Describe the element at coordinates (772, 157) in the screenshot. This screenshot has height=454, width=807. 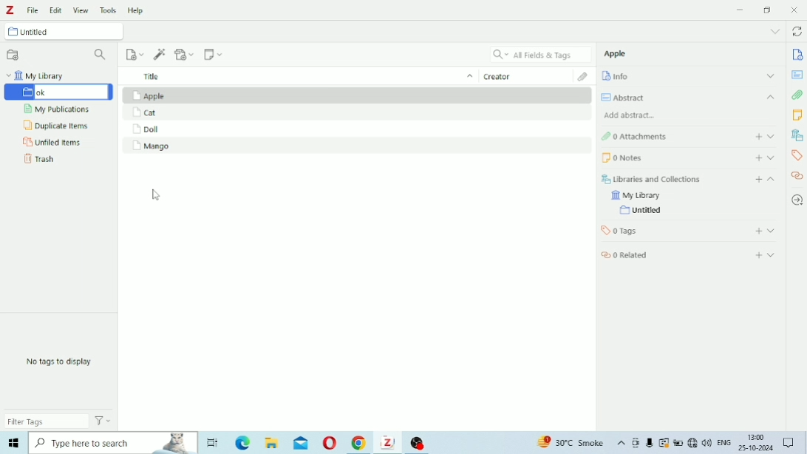
I see `Expand section` at that location.